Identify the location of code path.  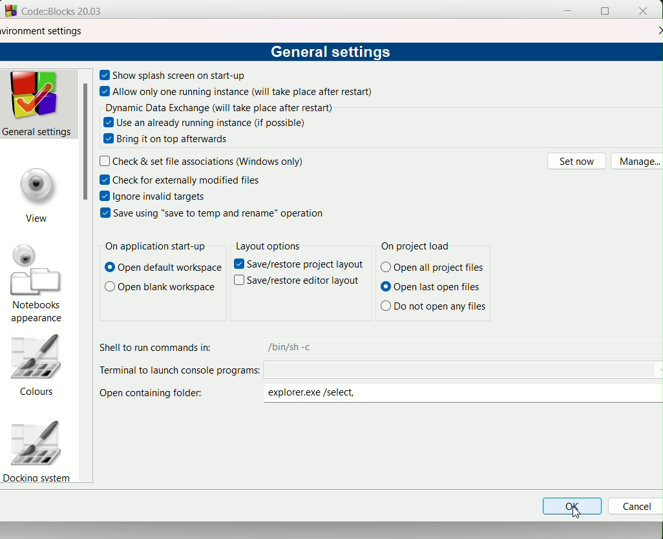
(463, 371).